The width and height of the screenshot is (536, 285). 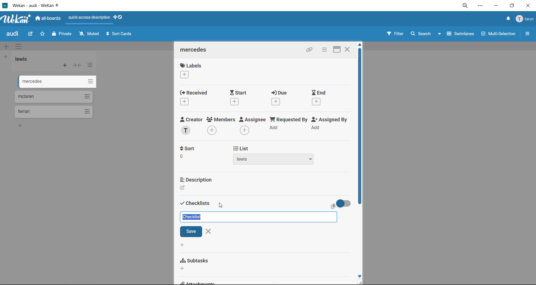 What do you see at coordinates (194, 98) in the screenshot?
I see `recieved` at bounding box center [194, 98].